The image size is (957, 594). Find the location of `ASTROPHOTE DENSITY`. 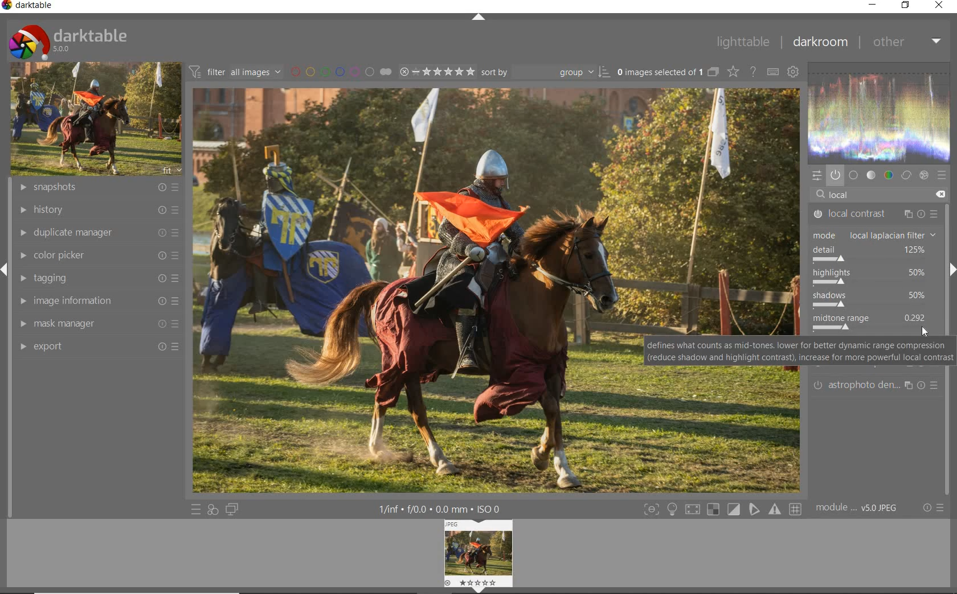

ASTROPHOTE DENSITY is located at coordinates (878, 385).